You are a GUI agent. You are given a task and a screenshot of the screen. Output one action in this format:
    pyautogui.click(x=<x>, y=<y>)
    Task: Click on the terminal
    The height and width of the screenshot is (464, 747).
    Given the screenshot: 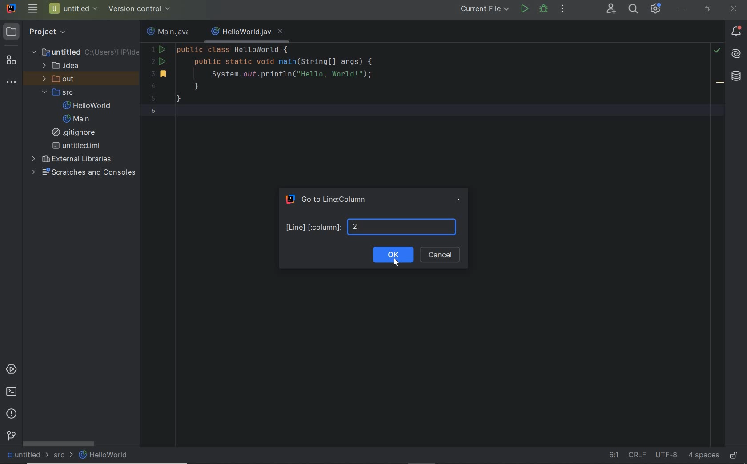 What is the action you would take?
    pyautogui.click(x=11, y=392)
    